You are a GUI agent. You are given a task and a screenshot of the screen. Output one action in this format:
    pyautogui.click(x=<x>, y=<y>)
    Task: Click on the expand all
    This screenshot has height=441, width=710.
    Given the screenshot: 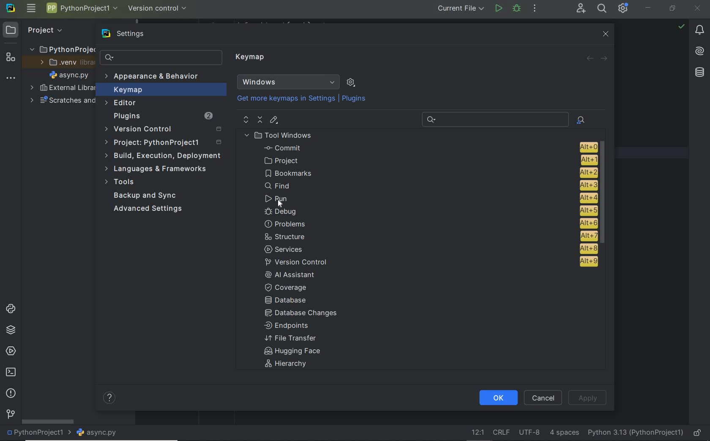 What is the action you would take?
    pyautogui.click(x=245, y=120)
    